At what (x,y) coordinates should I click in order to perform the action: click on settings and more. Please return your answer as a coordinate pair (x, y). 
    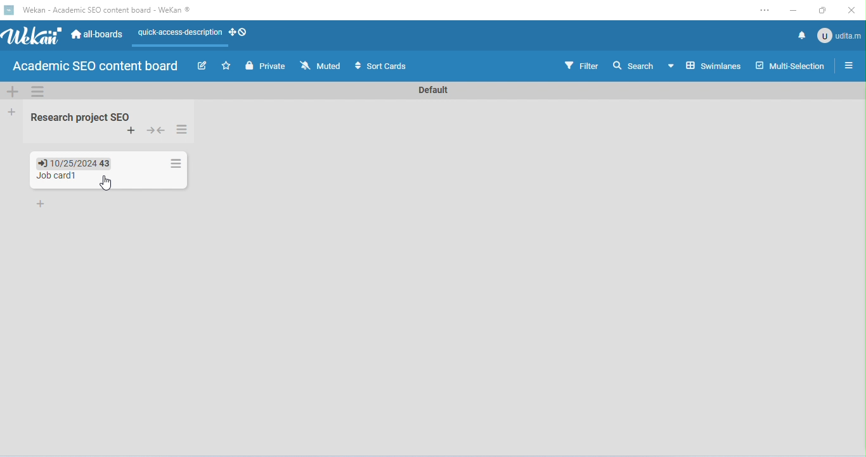
    Looking at the image, I should click on (764, 11).